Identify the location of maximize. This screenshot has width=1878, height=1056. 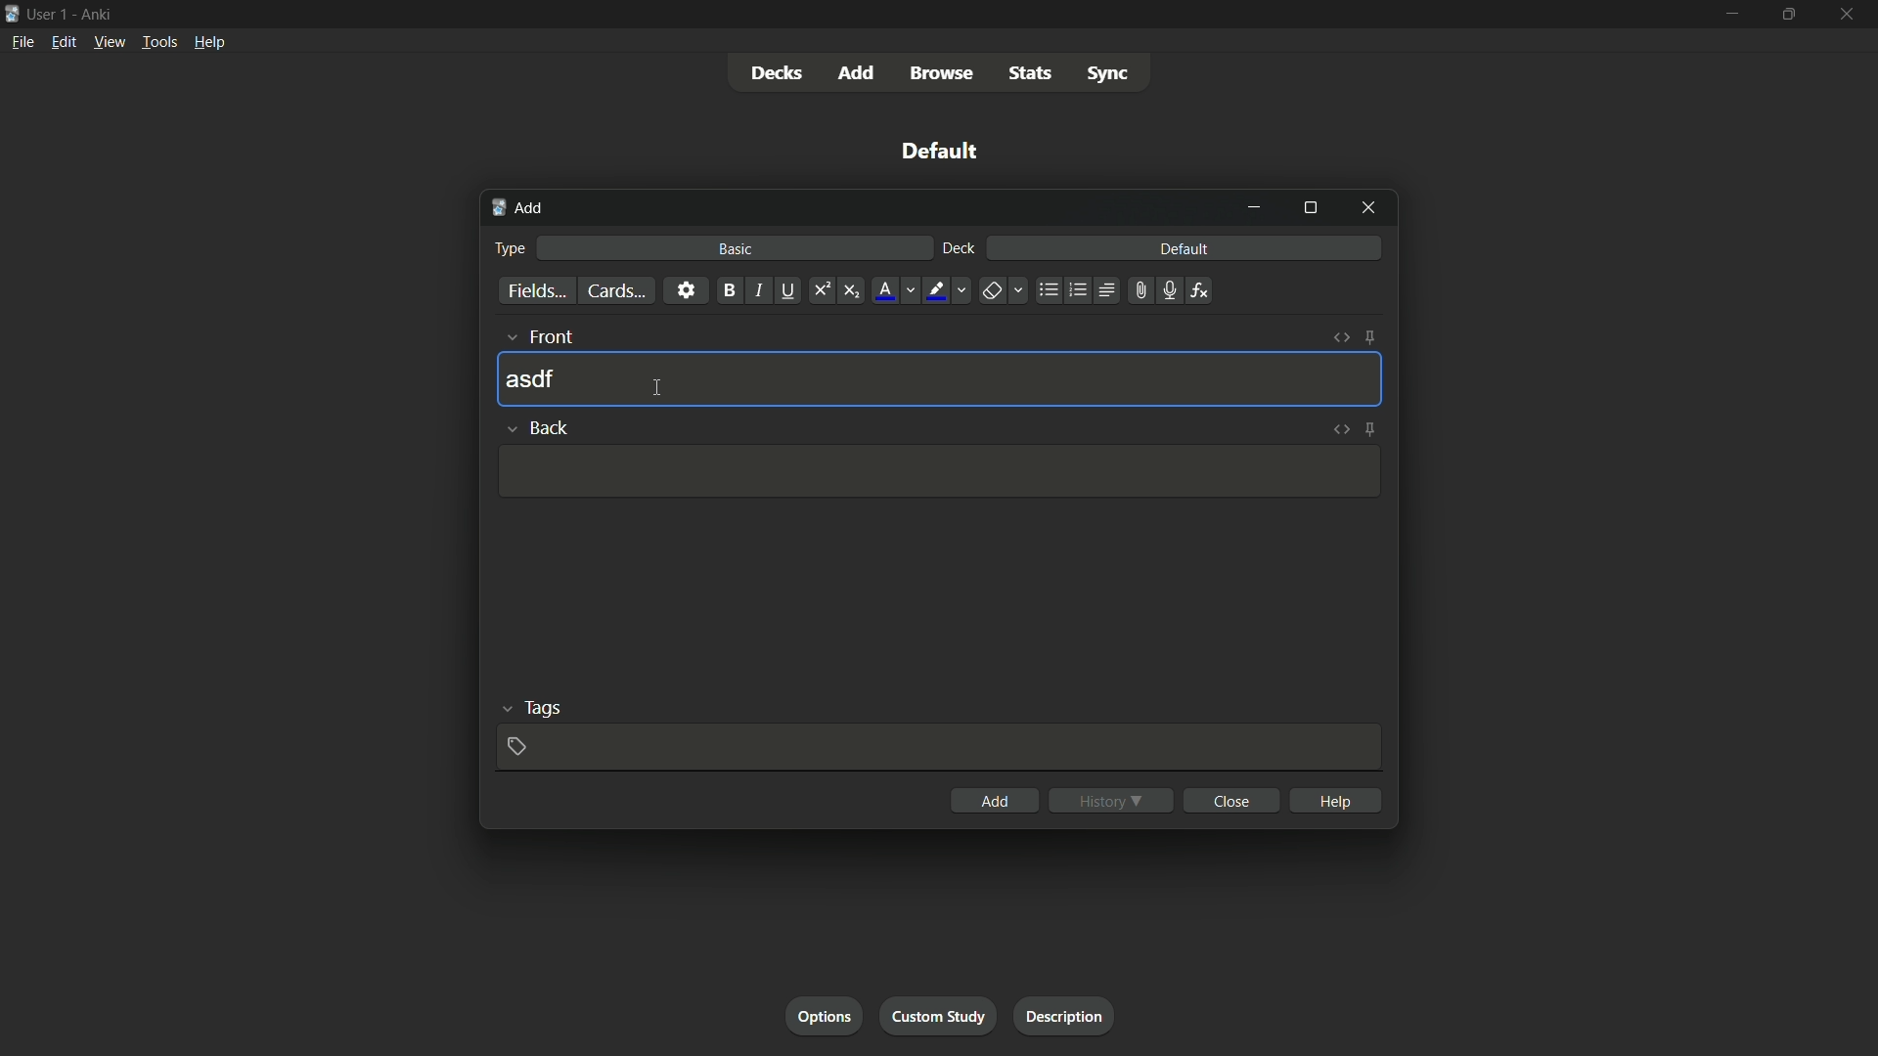
(1787, 13).